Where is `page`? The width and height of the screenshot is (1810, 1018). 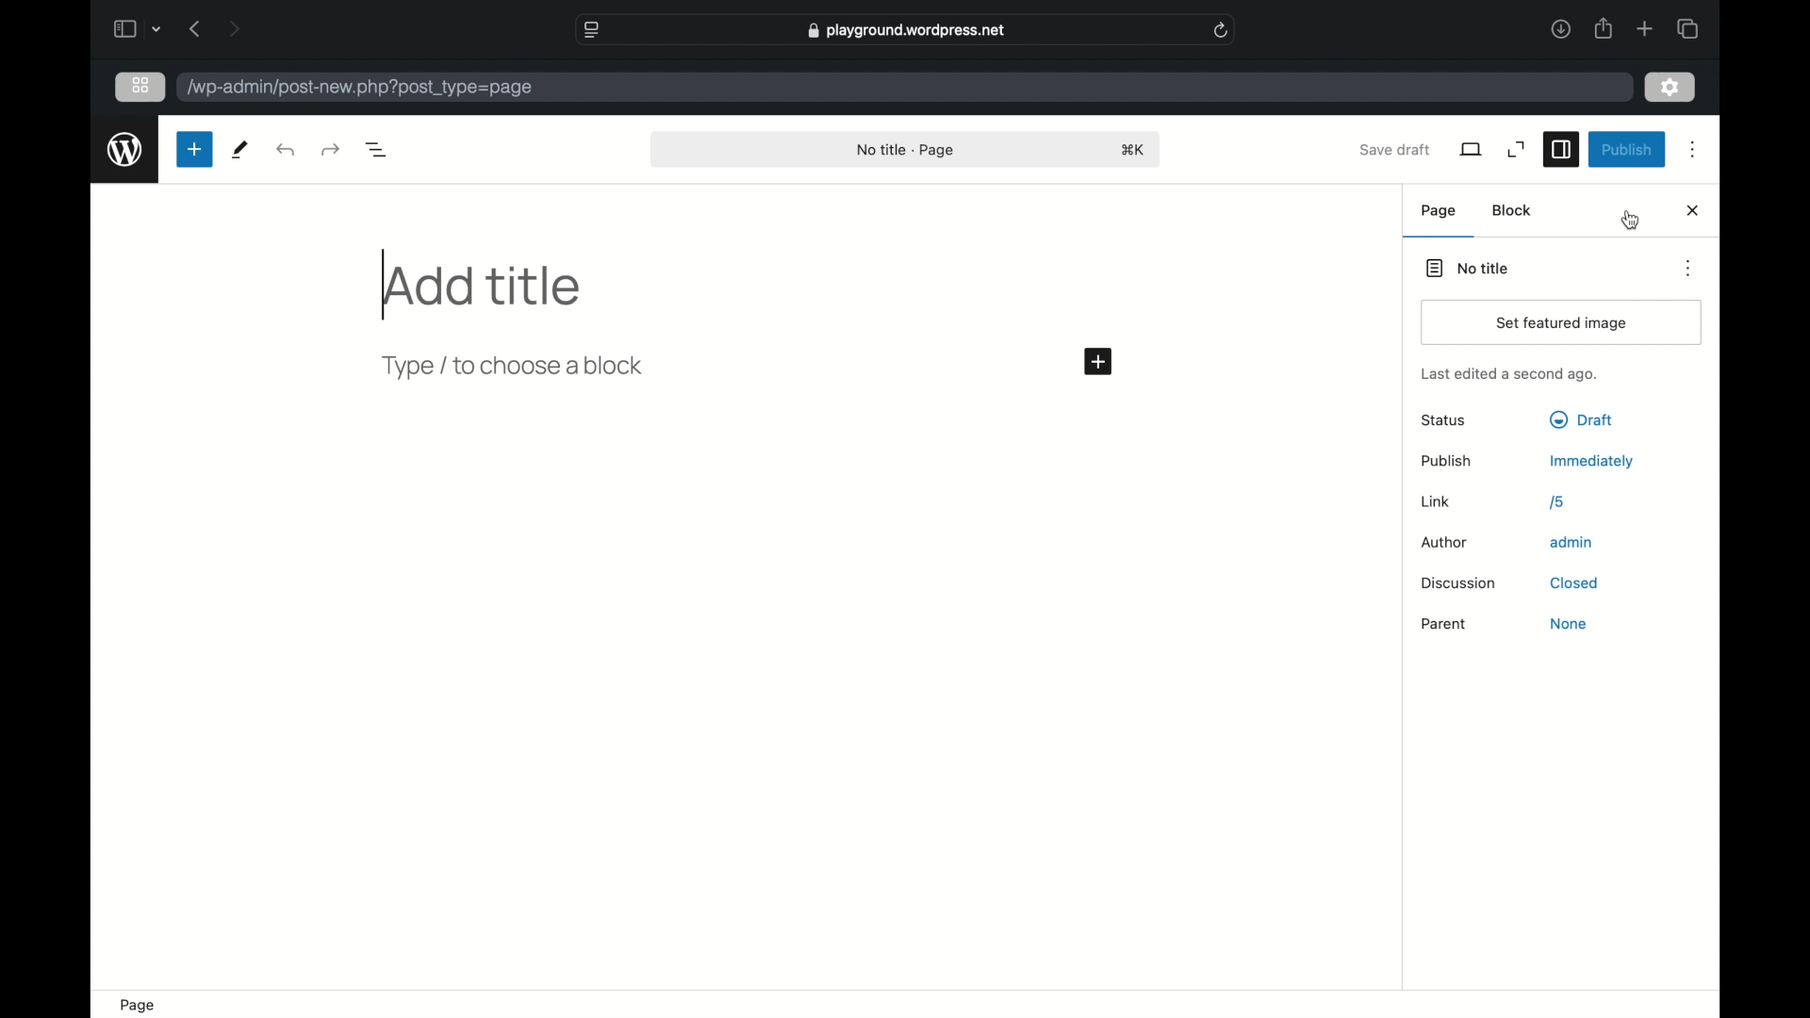
page is located at coordinates (1440, 211).